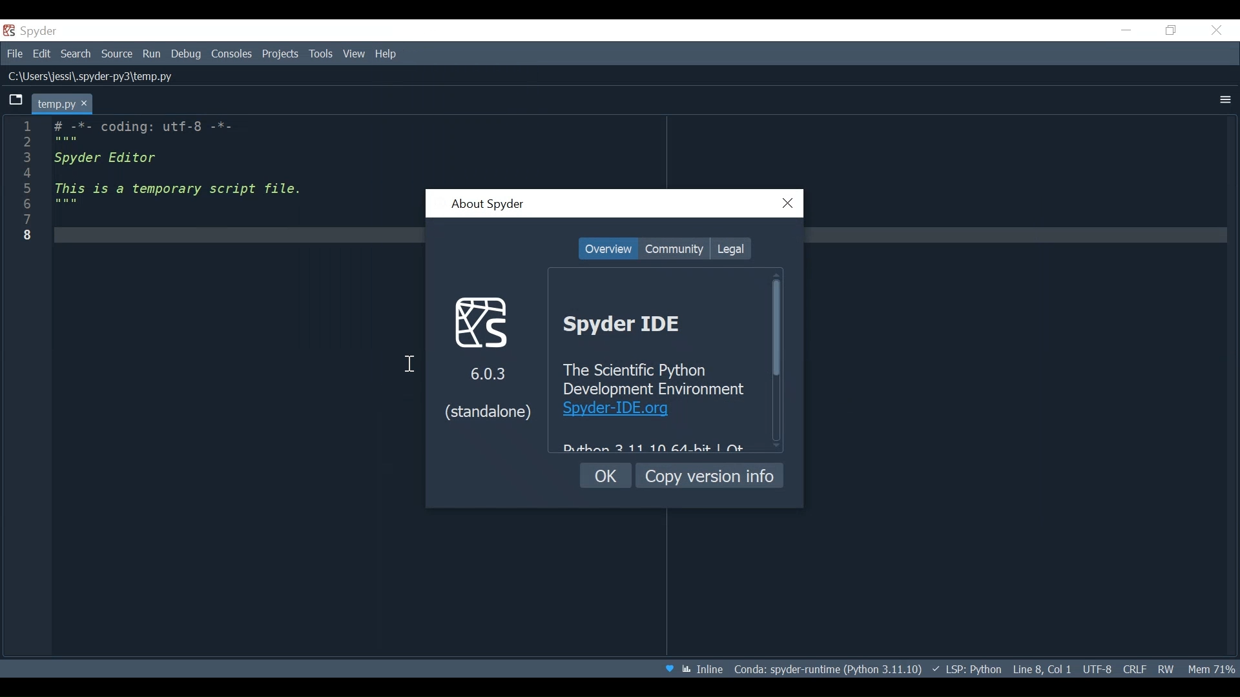 The width and height of the screenshot is (1240, 697). Describe the element at coordinates (780, 330) in the screenshot. I see `Vertical Scroll bar` at that location.